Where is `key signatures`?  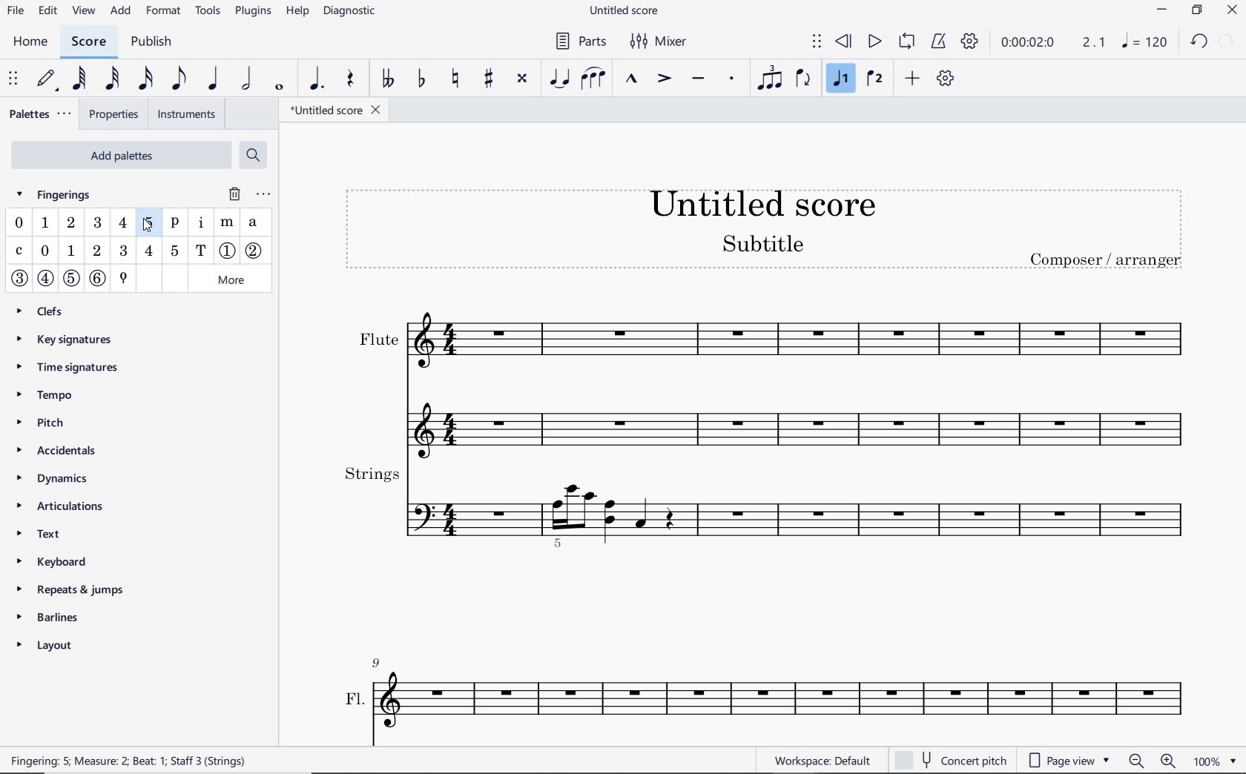 key signatures is located at coordinates (67, 338).